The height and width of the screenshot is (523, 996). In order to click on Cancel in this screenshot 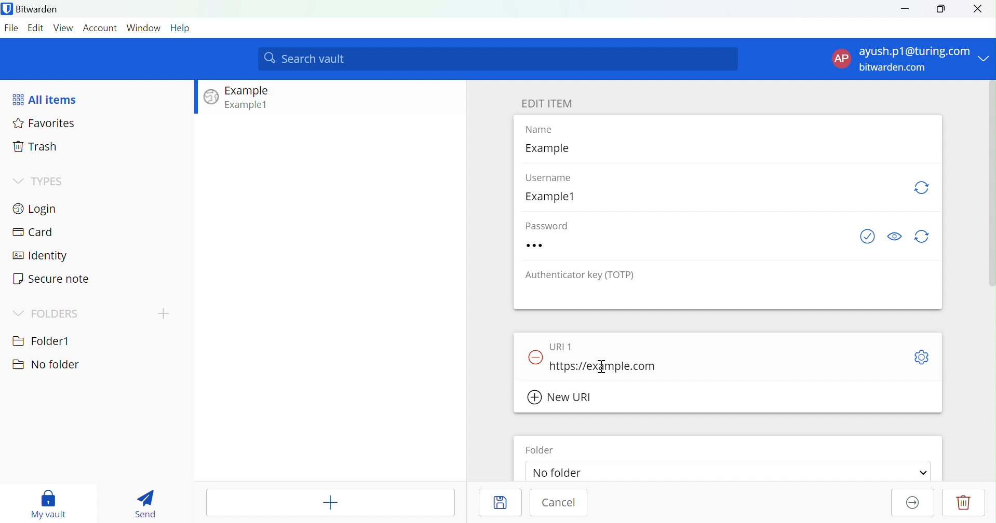, I will do `click(561, 504)`.